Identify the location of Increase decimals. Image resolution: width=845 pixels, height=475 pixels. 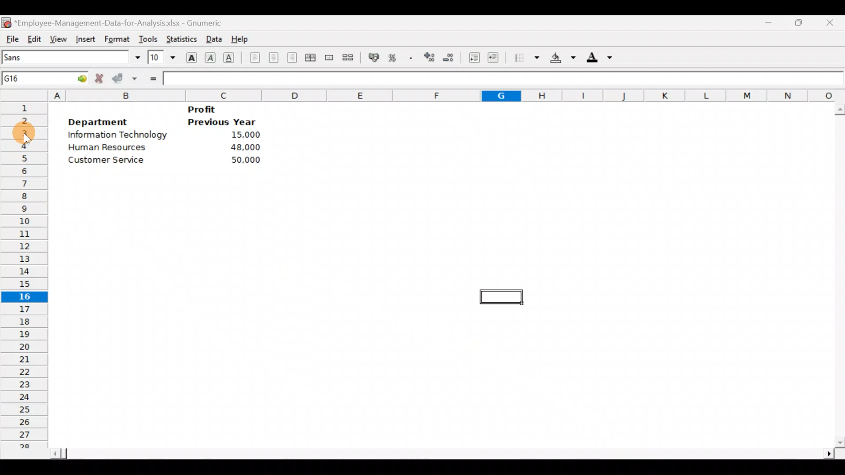
(430, 57).